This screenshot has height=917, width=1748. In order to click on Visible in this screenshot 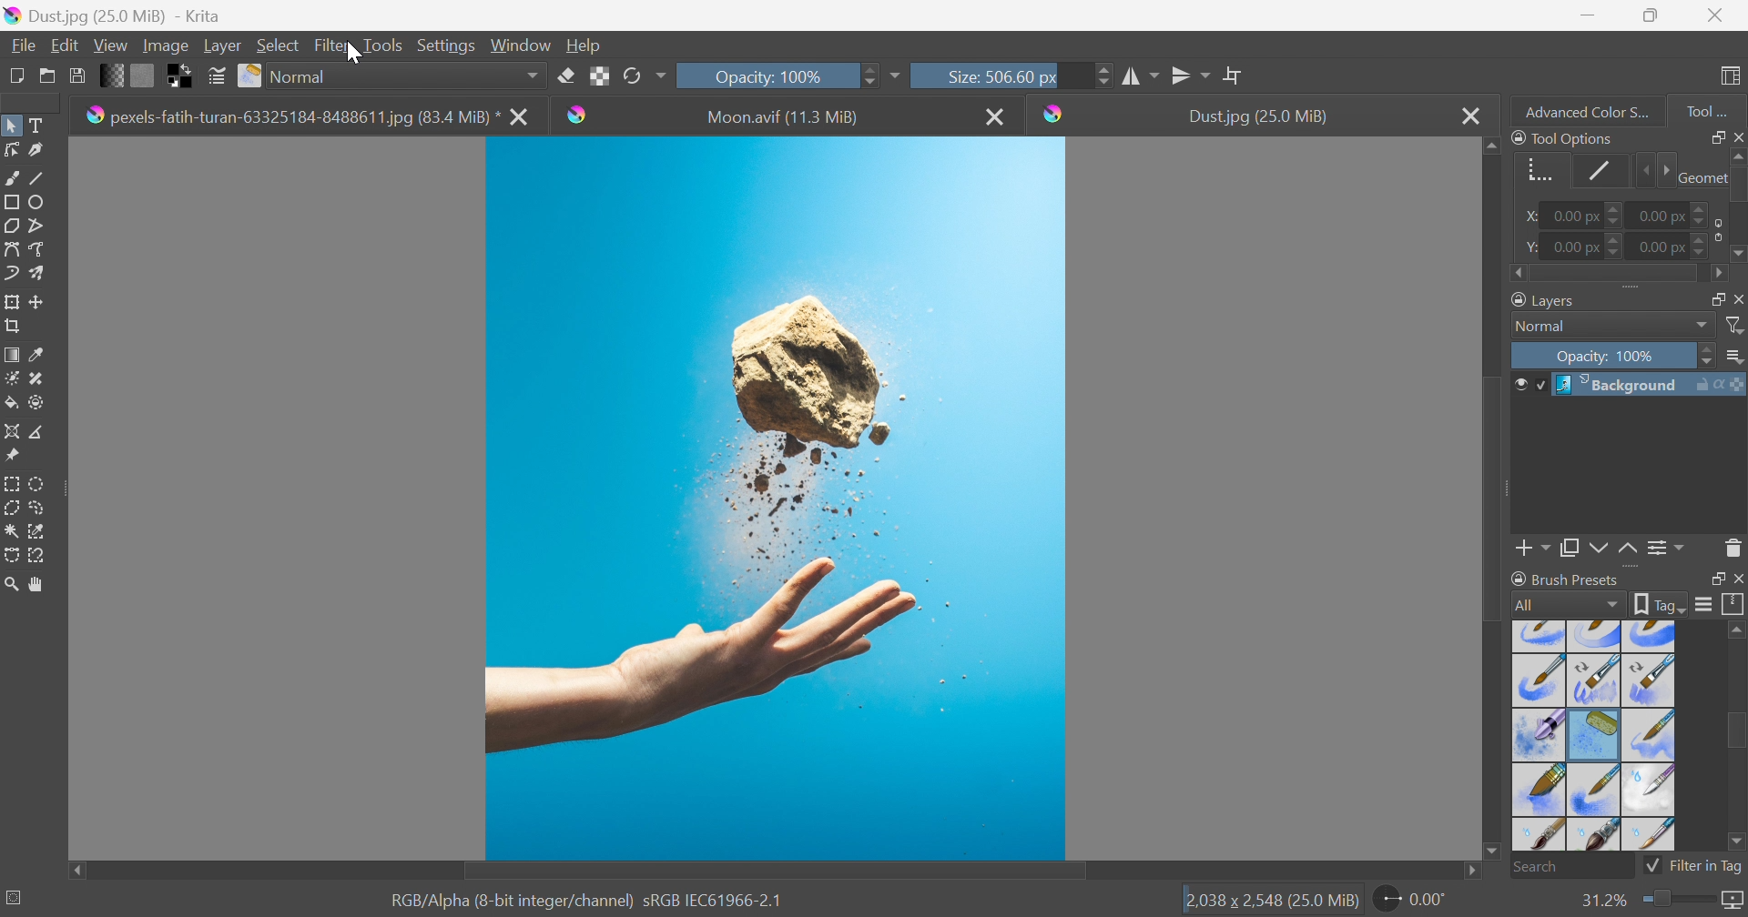, I will do `click(1528, 385)`.